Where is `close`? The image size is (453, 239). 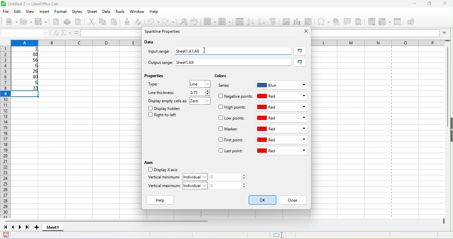
close is located at coordinates (445, 4).